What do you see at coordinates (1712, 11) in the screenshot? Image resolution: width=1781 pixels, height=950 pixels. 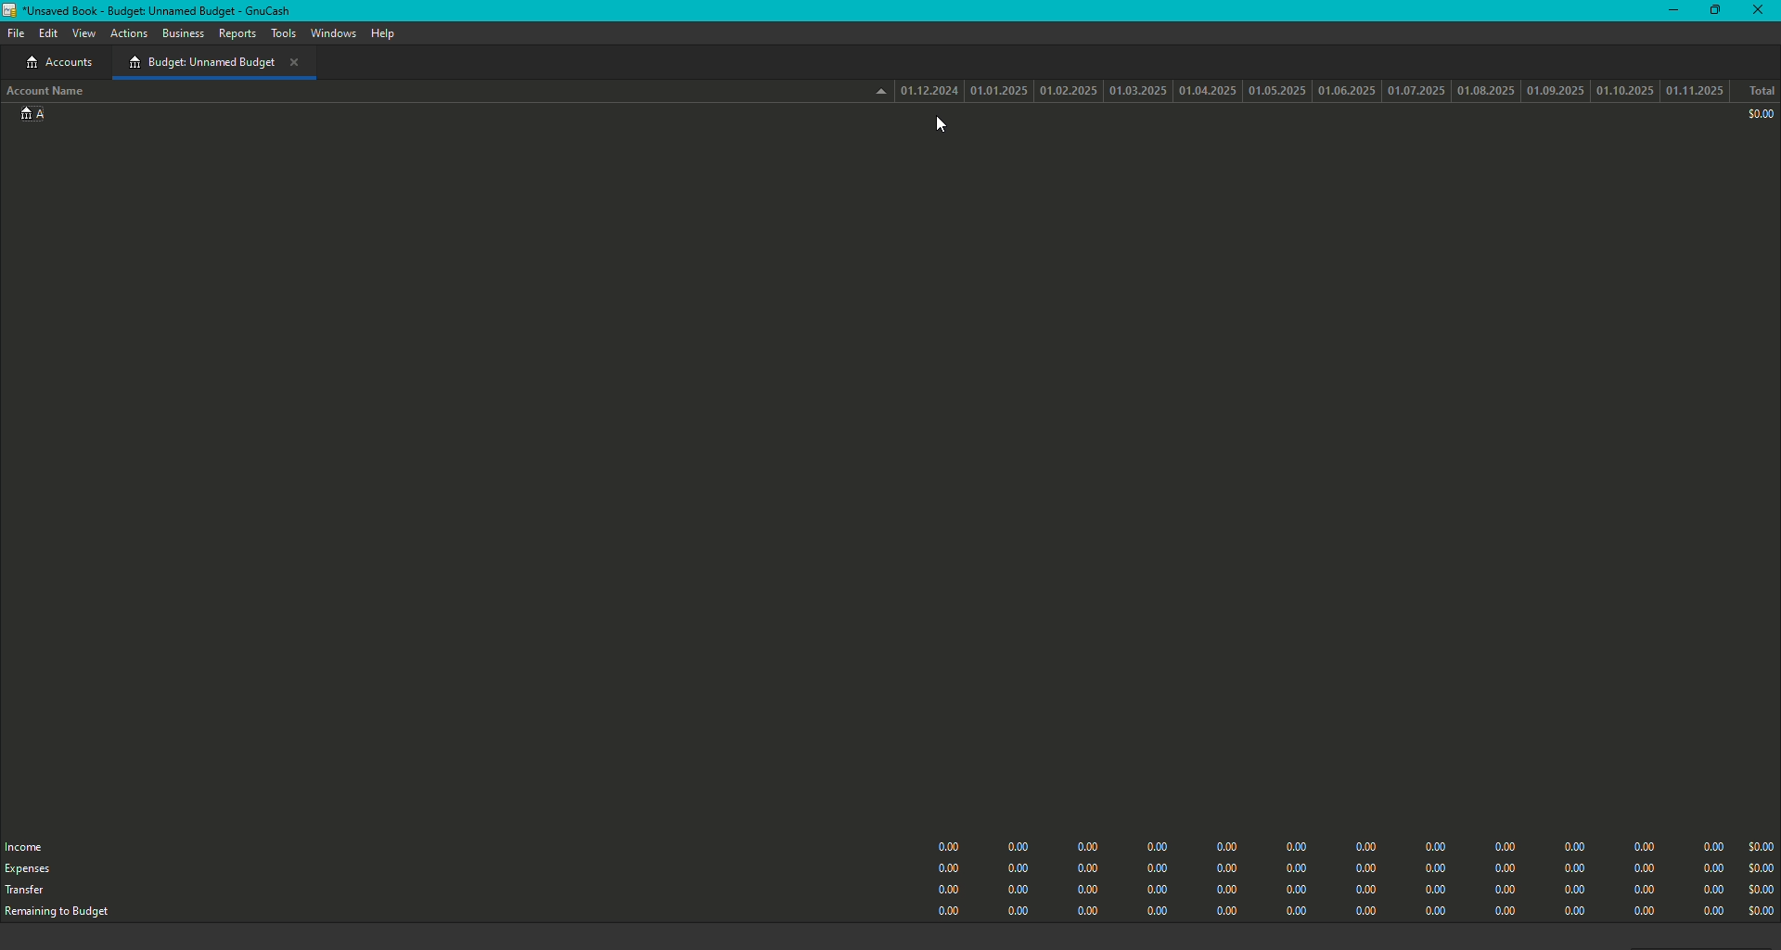 I see `Restore` at bounding box center [1712, 11].